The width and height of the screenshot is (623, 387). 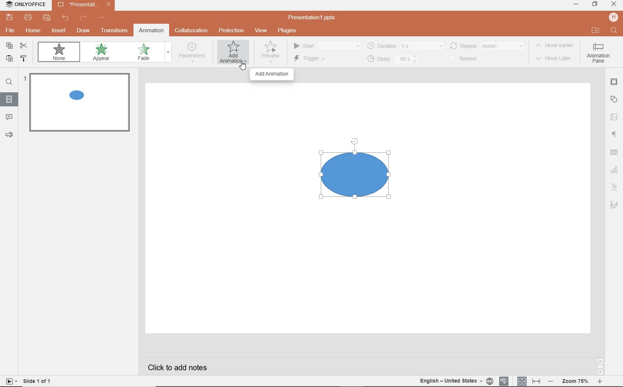 I want to click on FIND, so click(x=615, y=32).